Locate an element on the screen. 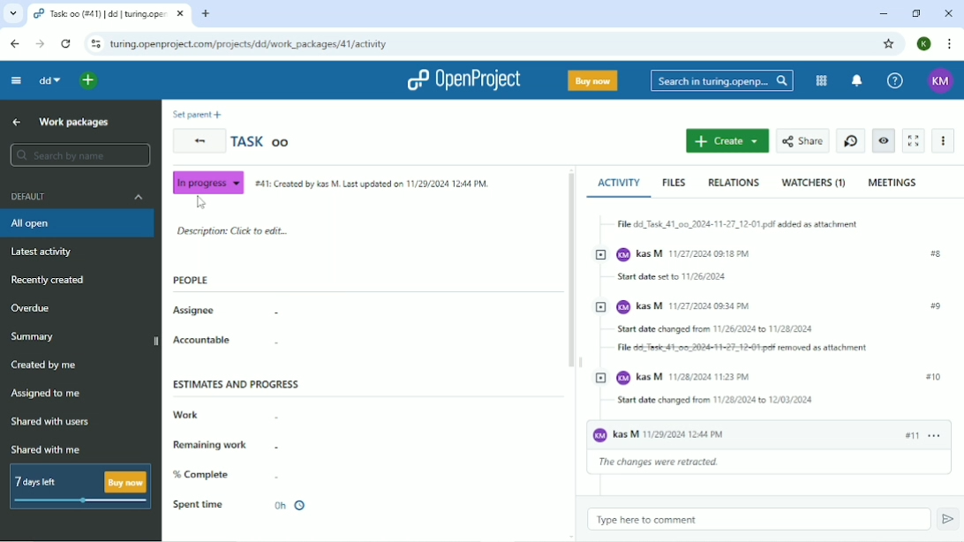 The image size is (964, 542). Buy now is located at coordinates (591, 80).